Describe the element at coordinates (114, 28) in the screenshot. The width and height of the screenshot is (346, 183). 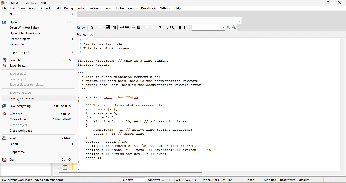
I see `selection` at that location.